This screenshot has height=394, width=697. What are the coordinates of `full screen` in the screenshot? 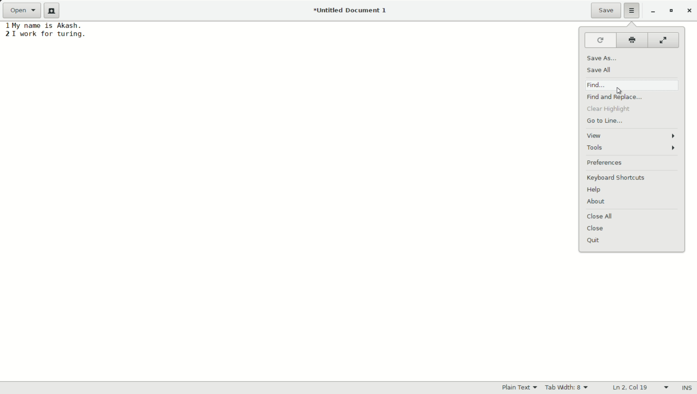 It's located at (662, 41).